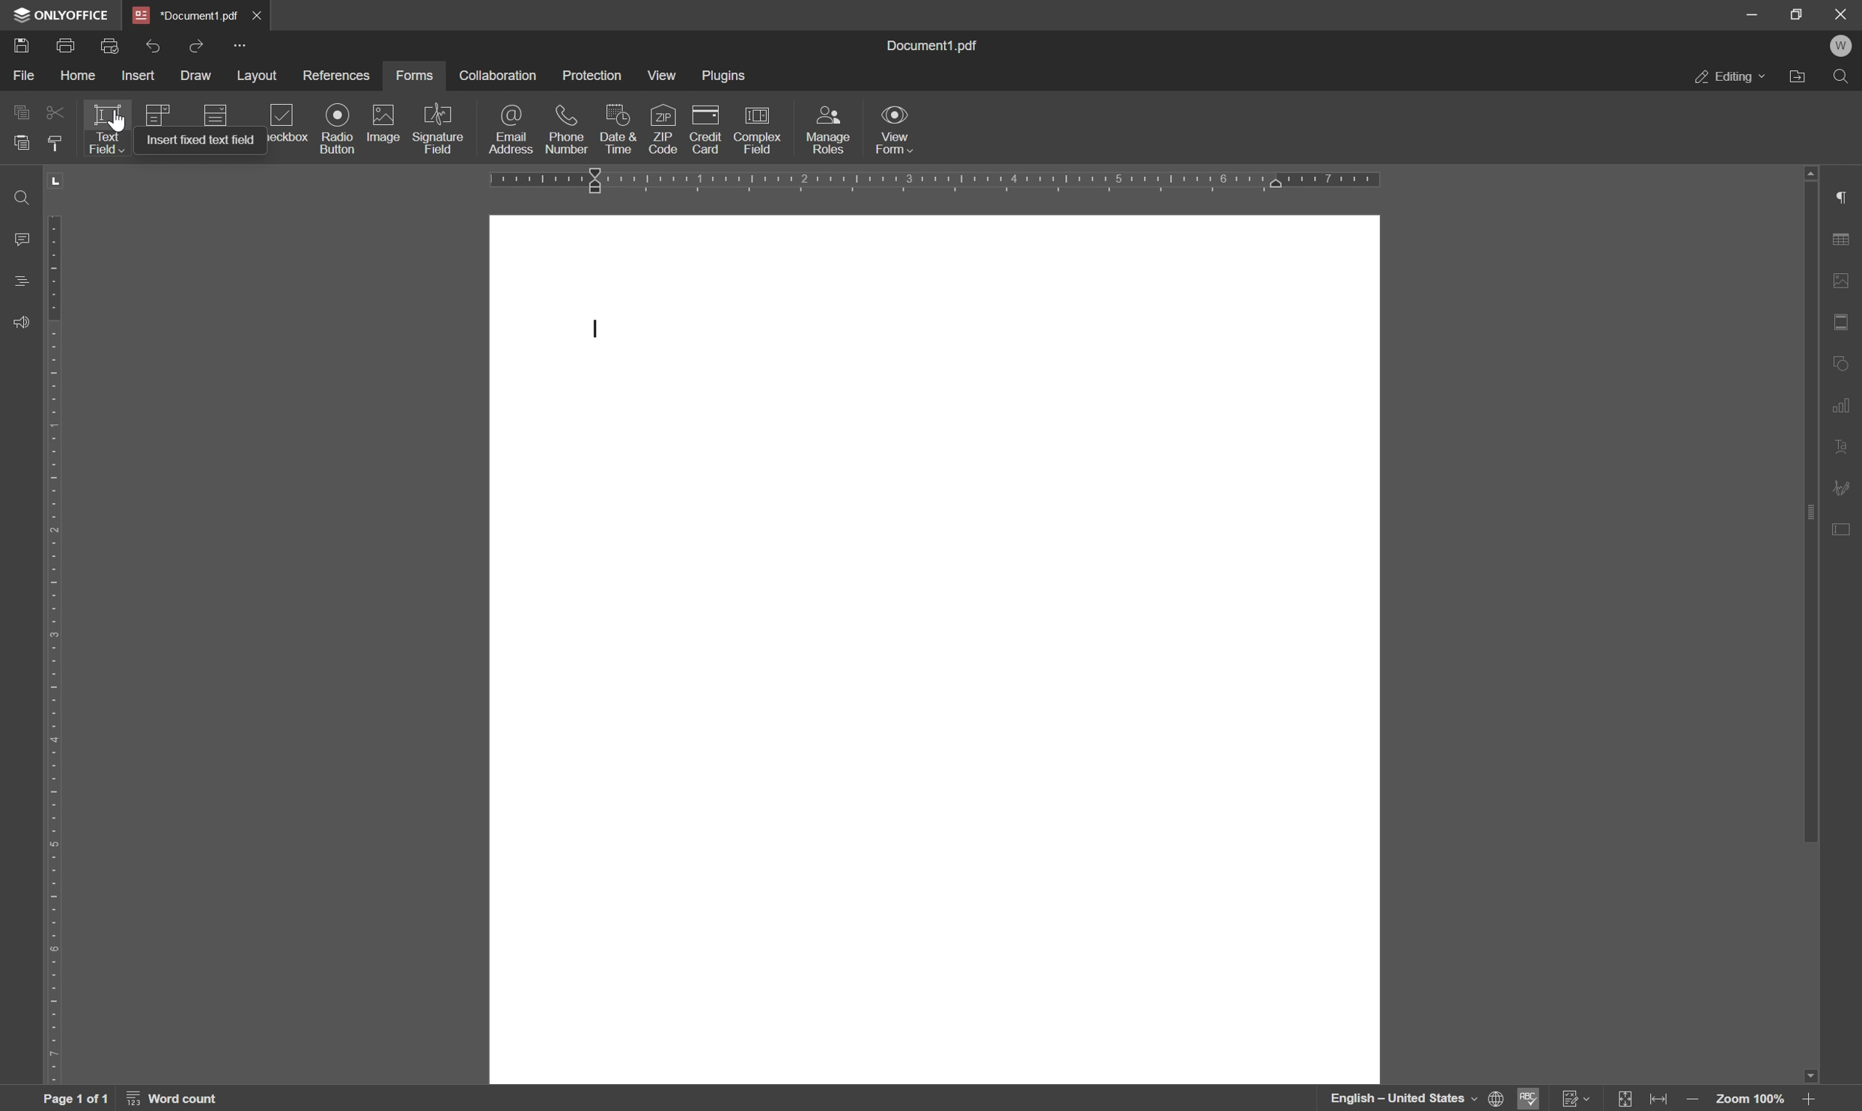 This screenshot has height=1111, width=1862. I want to click on spell checking, so click(1533, 1099).